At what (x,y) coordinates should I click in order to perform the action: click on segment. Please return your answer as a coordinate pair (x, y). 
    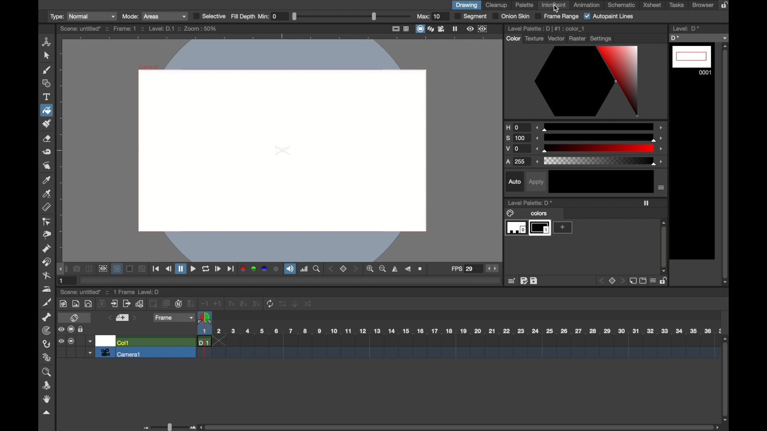
    Looking at the image, I should click on (471, 16).